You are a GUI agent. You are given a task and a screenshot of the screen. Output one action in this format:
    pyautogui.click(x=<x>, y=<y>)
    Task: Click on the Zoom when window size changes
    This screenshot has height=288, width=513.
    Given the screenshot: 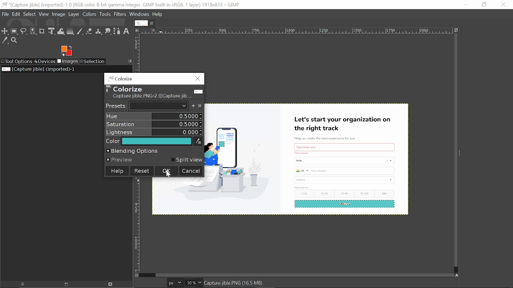 What is the action you would take?
    pyautogui.click(x=455, y=31)
    